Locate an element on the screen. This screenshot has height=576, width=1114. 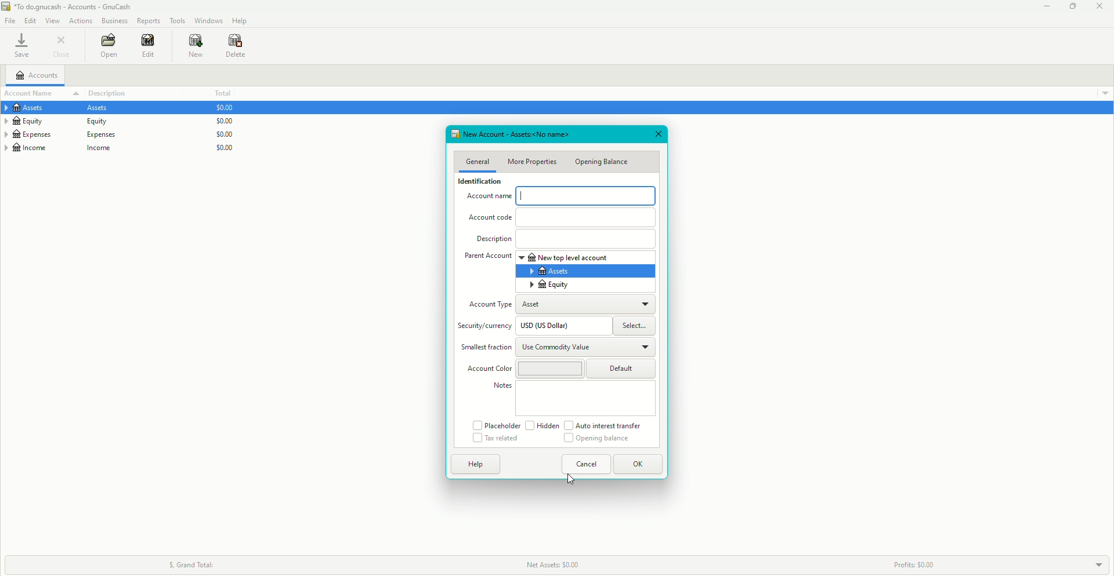
GnuCash is located at coordinates (68, 8).